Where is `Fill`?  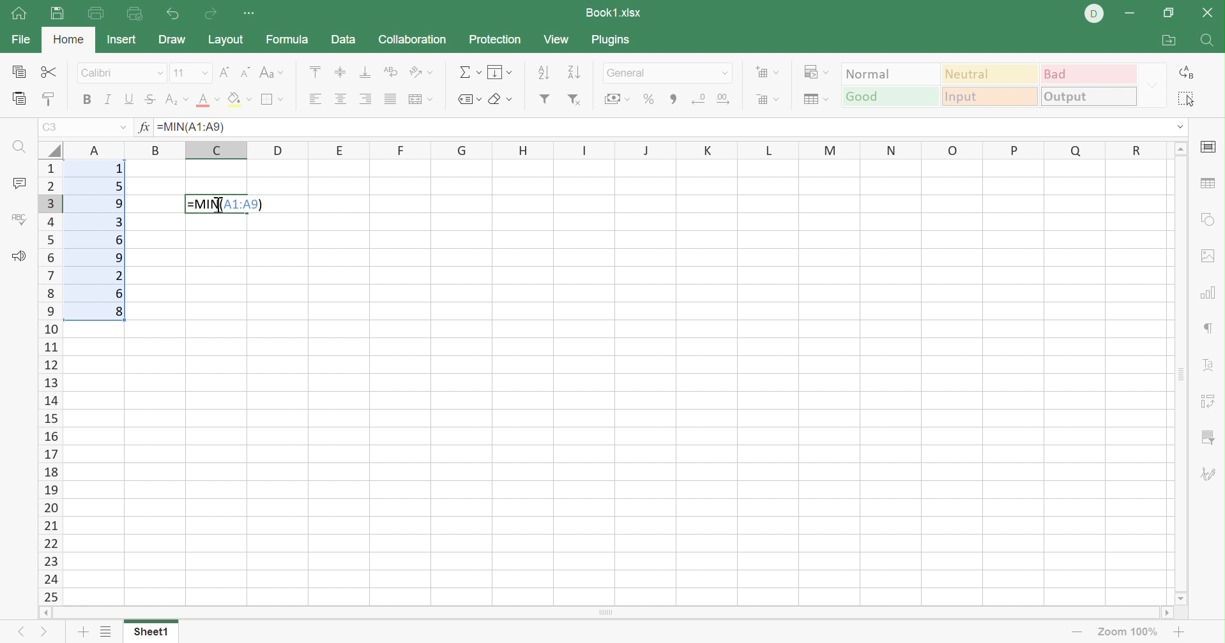
Fill is located at coordinates (240, 101).